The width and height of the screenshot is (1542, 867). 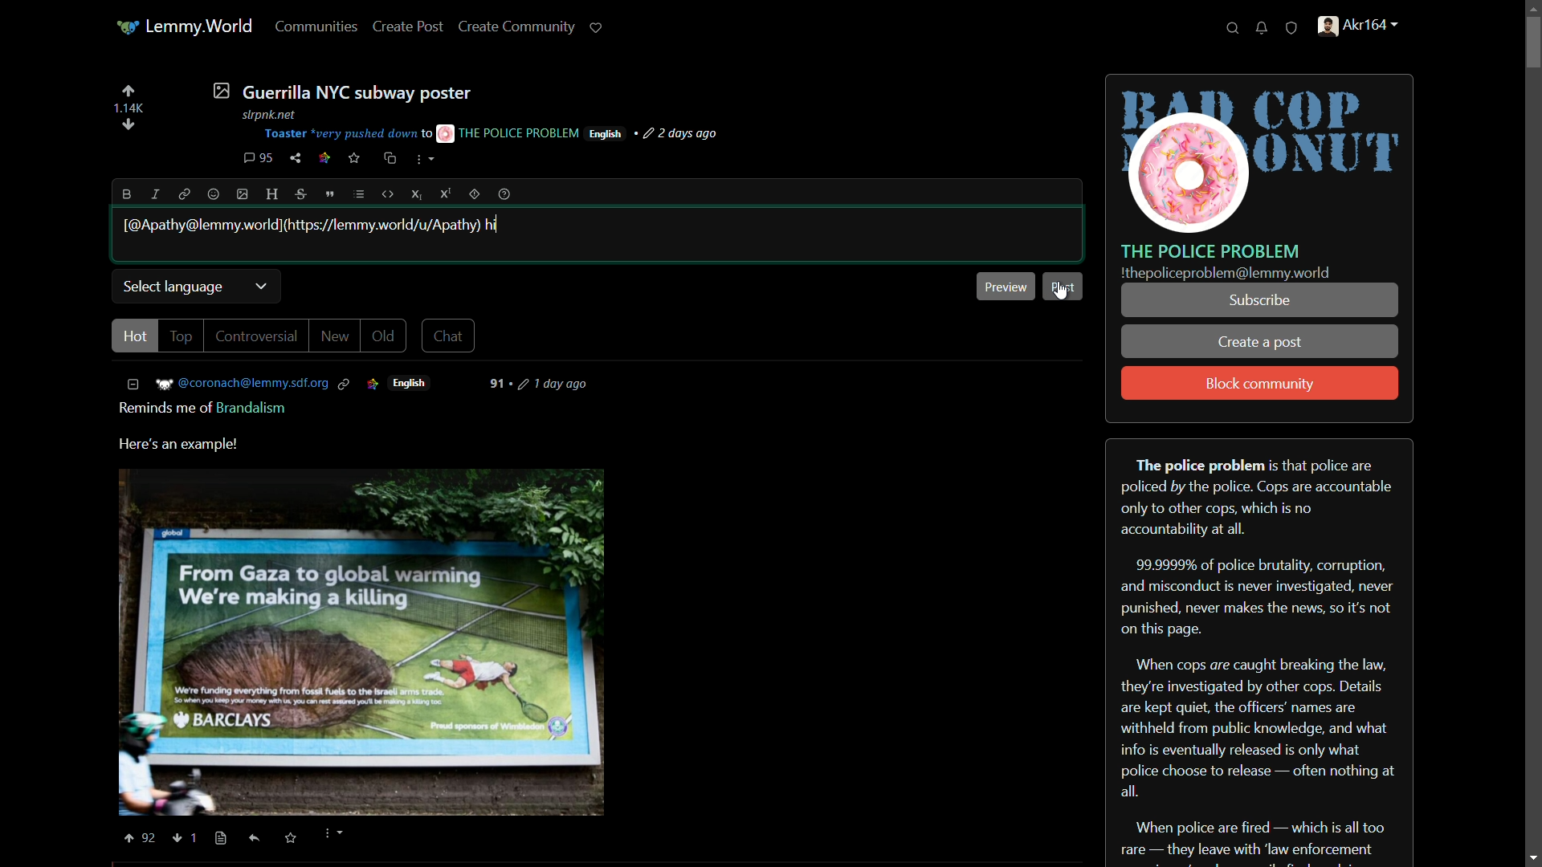 What do you see at coordinates (142, 839) in the screenshot?
I see `UPVOTE 92` at bounding box center [142, 839].